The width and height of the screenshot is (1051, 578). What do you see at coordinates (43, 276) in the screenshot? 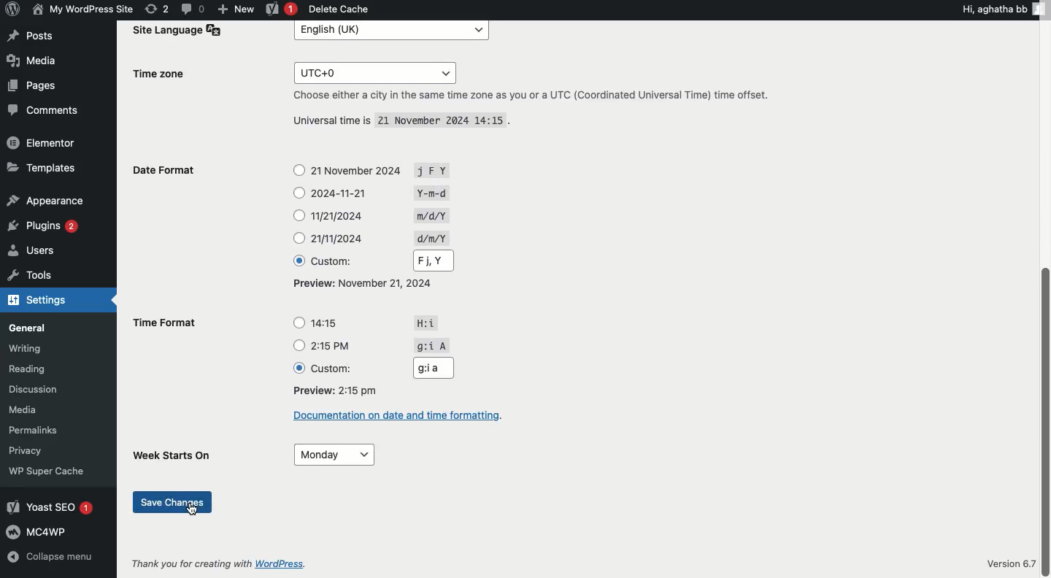
I see `Tools` at bounding box center [43, 276].